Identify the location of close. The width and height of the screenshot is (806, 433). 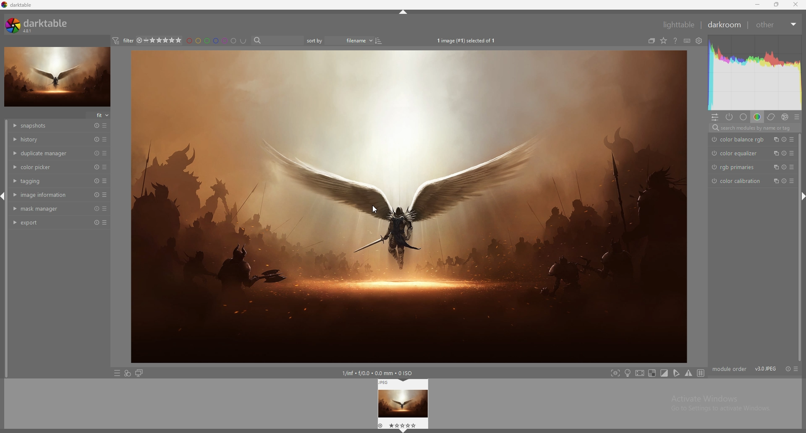
(797, 5).